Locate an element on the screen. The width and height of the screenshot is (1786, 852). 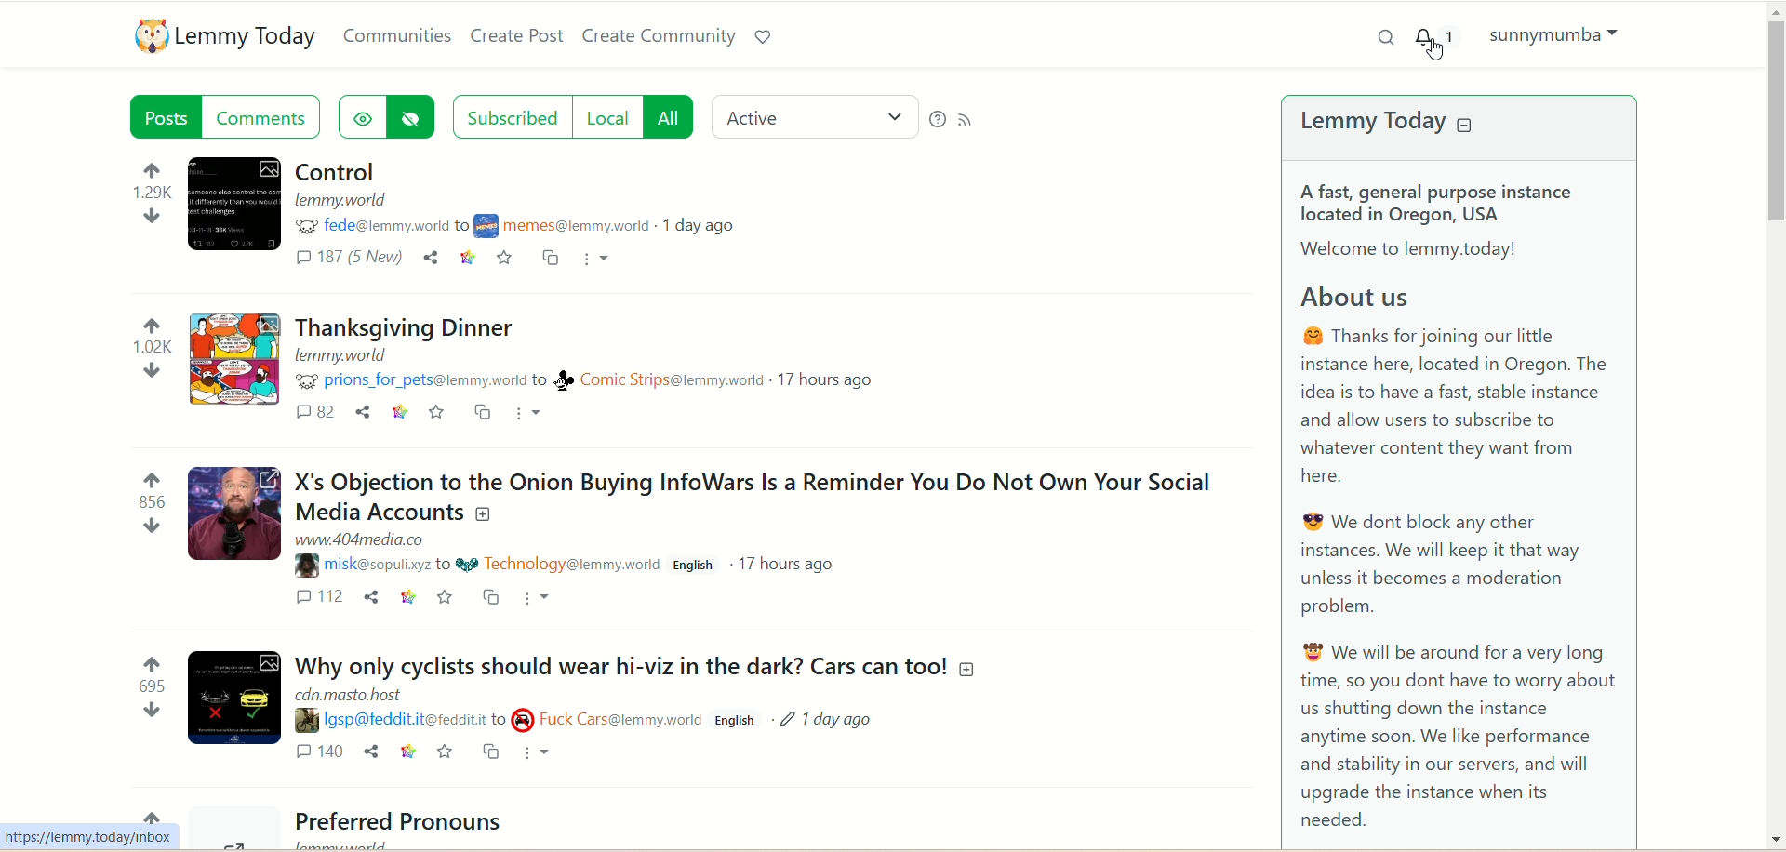
local is located at coordinates (606, 121).